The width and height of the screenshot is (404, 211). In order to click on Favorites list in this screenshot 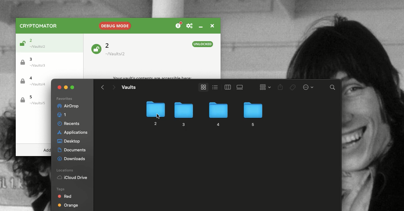, I will do `click(64, 99)`.